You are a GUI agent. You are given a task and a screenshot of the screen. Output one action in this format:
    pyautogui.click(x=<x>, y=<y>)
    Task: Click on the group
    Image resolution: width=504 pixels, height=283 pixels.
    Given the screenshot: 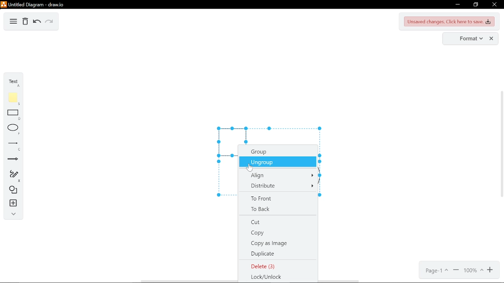 What is the action you would take?
    pyautogui.click(x=280, y=151)
    